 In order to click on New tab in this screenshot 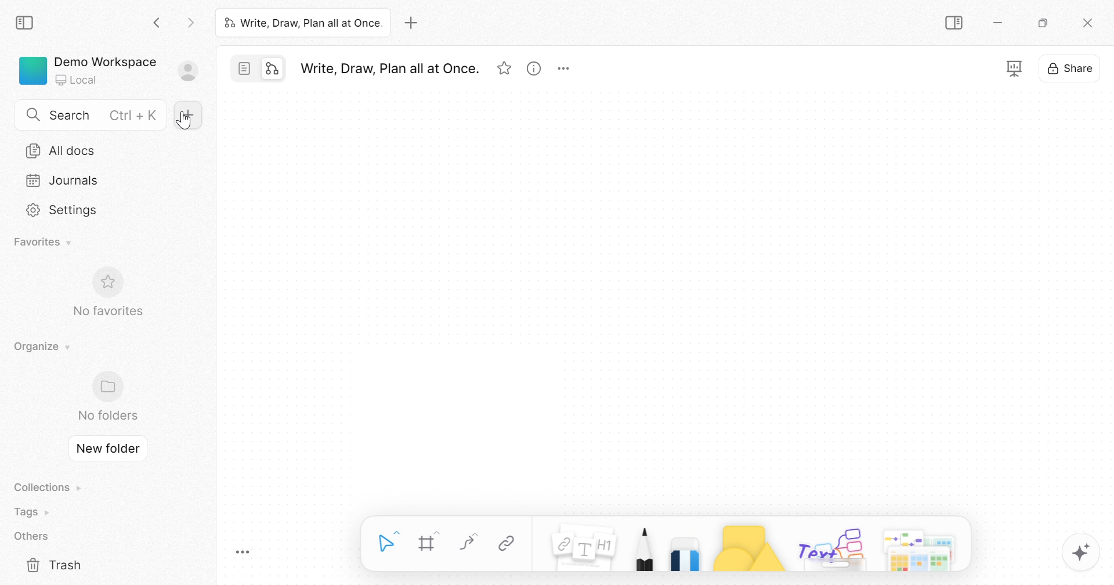, I will do `click(414, 23)`.